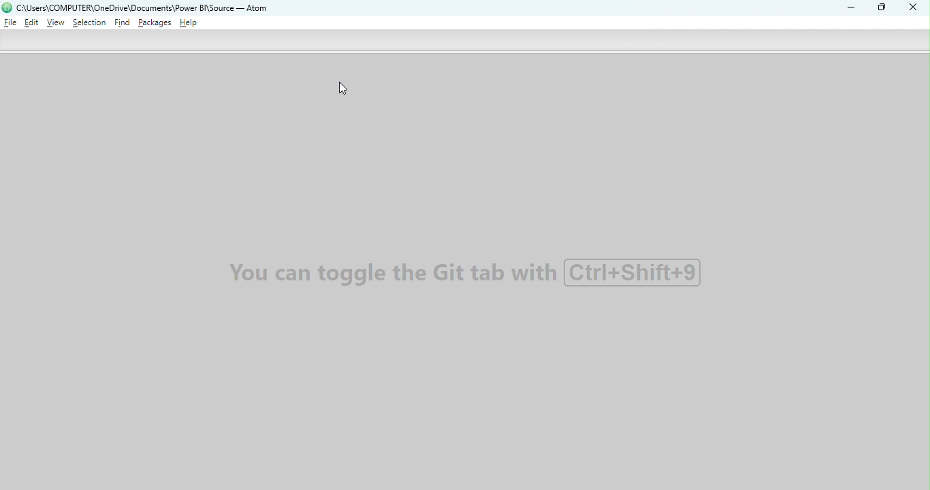  What do you see at coordinates (910, 8) in the screenshot?
I see `close` at bounding box center [910, 8].